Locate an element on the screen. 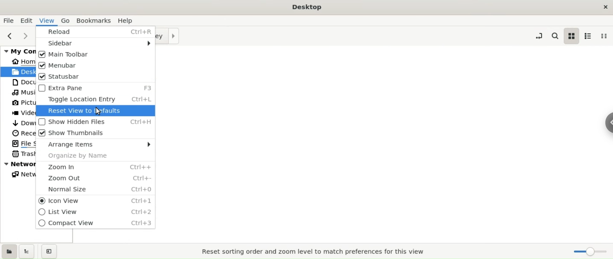 The image size is (613, 259). list view is located at coordinates (95, 212).